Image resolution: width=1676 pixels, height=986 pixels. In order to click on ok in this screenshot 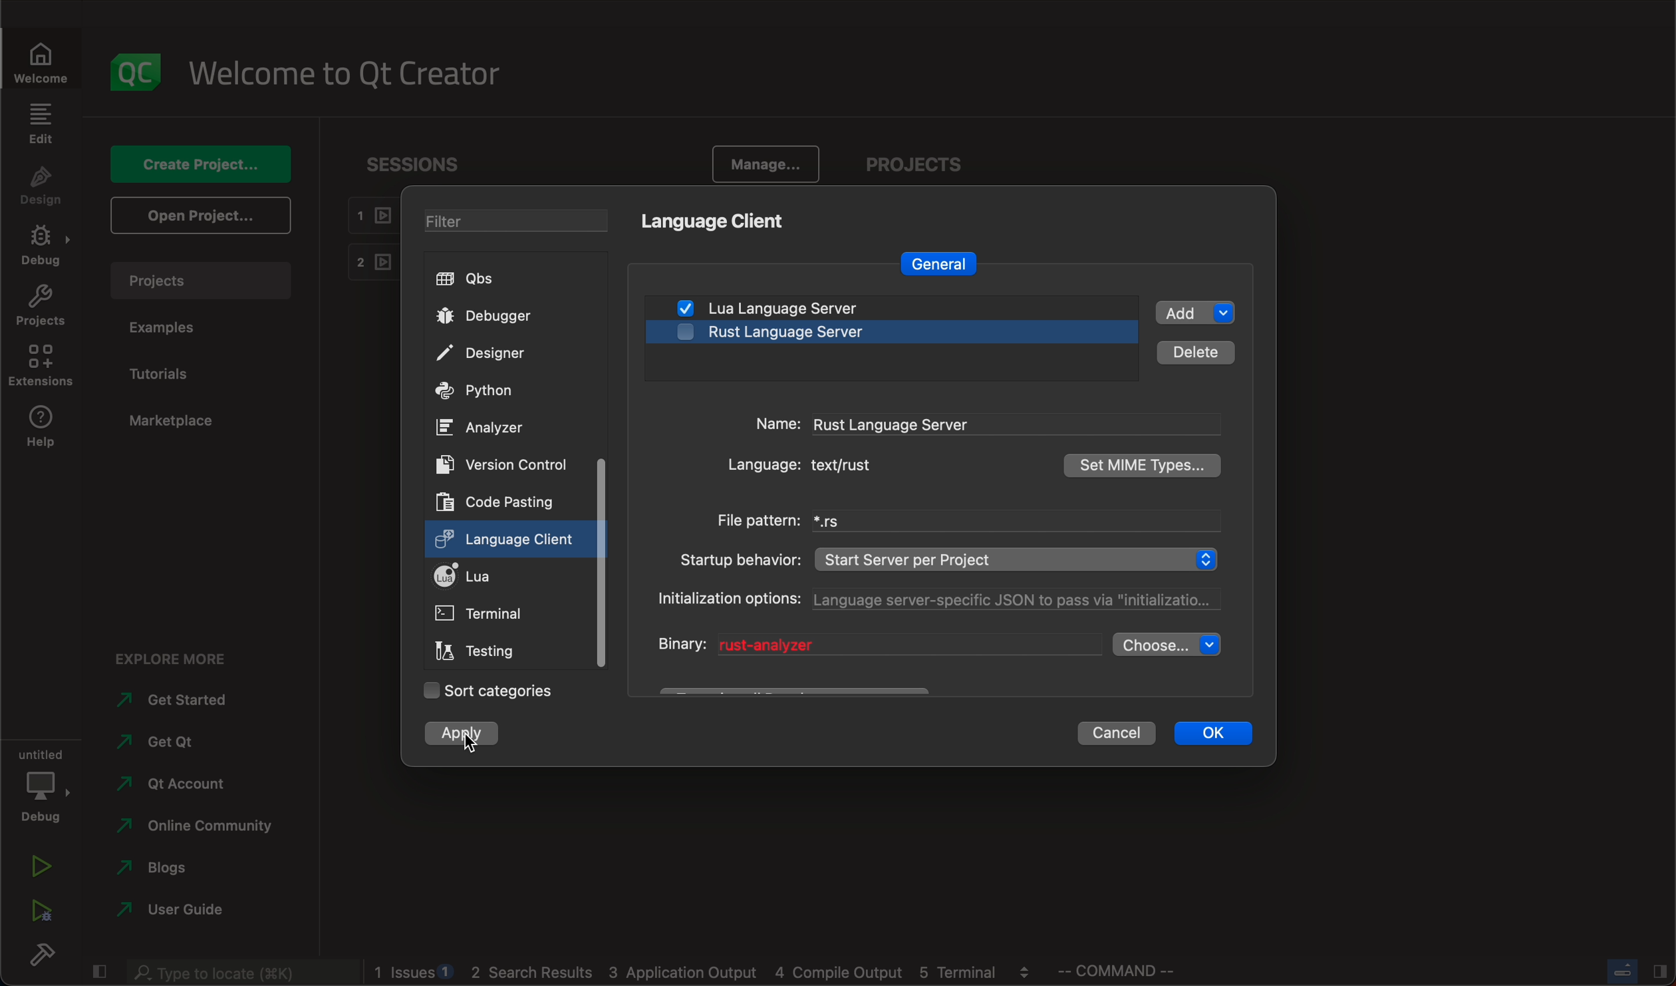, I will do `click(1224, 734)`.